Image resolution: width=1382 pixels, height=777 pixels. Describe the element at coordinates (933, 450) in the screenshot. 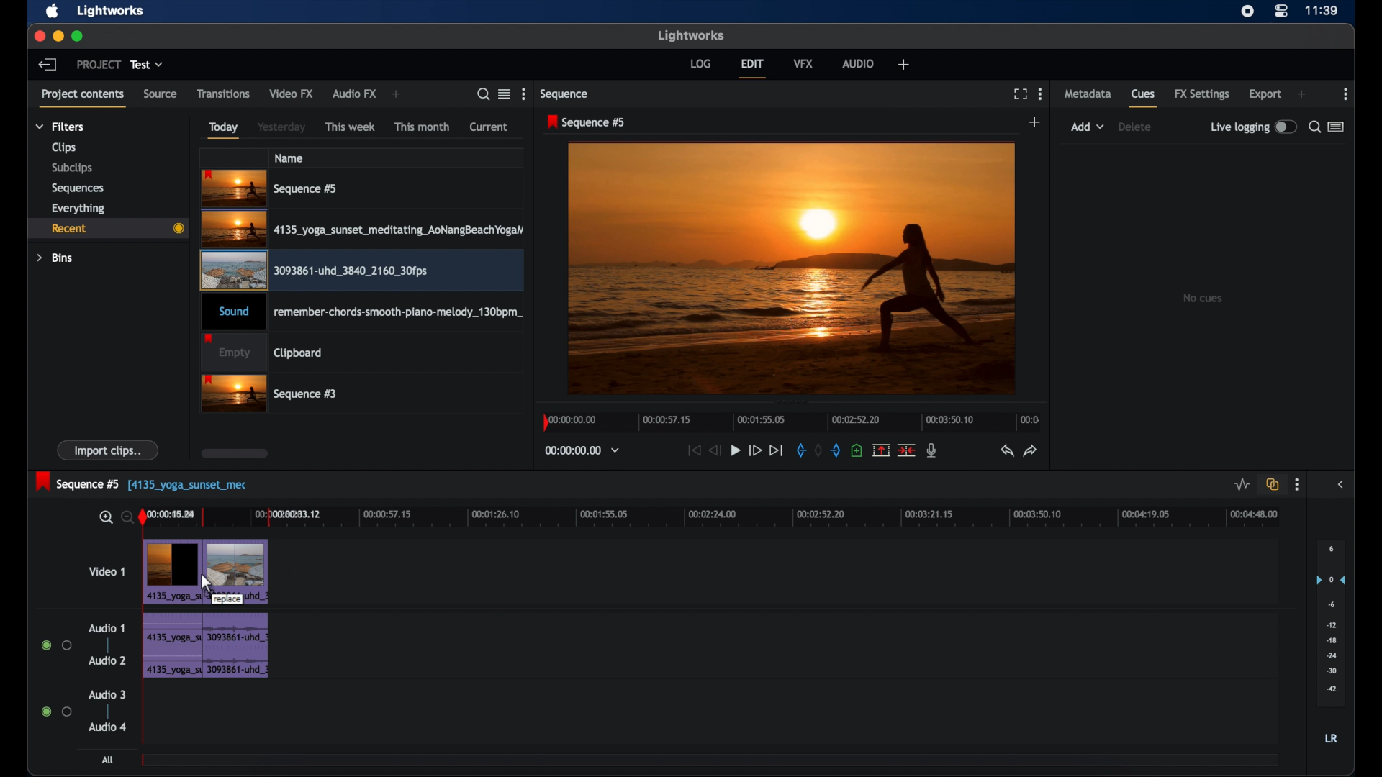

I see `mic` at that location.